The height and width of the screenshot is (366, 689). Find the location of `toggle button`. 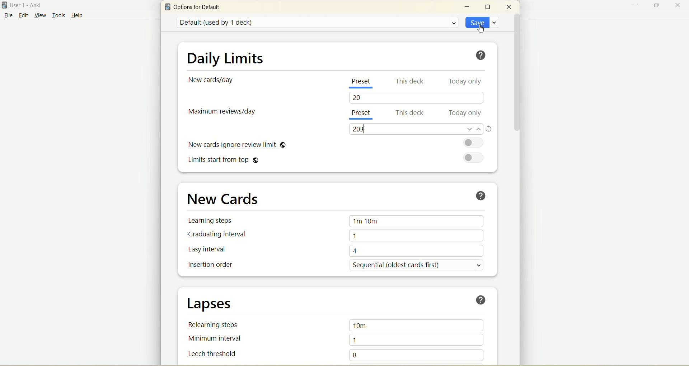

toggle button is located at coordinates (475, 158).